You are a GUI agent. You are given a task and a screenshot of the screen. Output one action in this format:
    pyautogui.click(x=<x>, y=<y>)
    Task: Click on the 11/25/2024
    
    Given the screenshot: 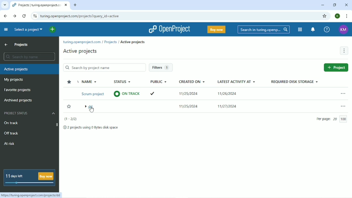 What is the action you would take?
    pyautogui.click(x=190, y=106)
    